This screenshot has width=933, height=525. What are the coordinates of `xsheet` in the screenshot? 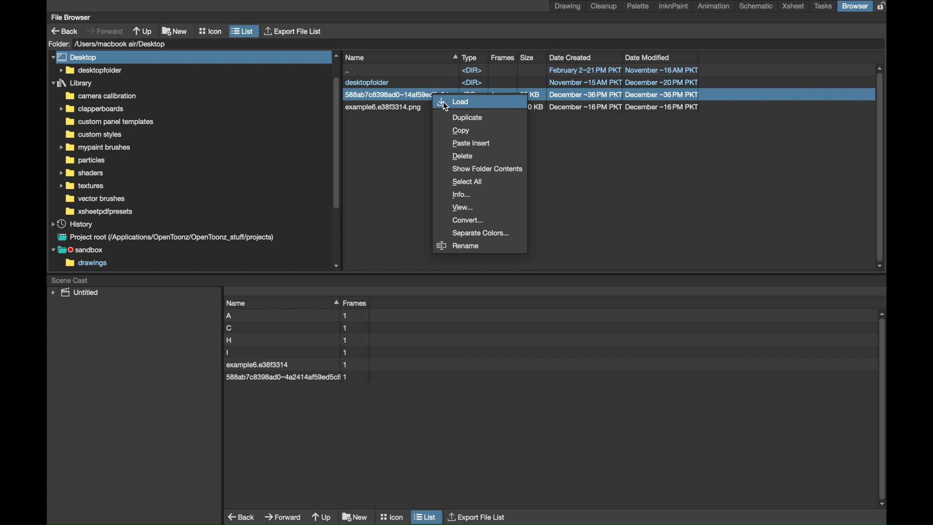 It's located at (793, 6).